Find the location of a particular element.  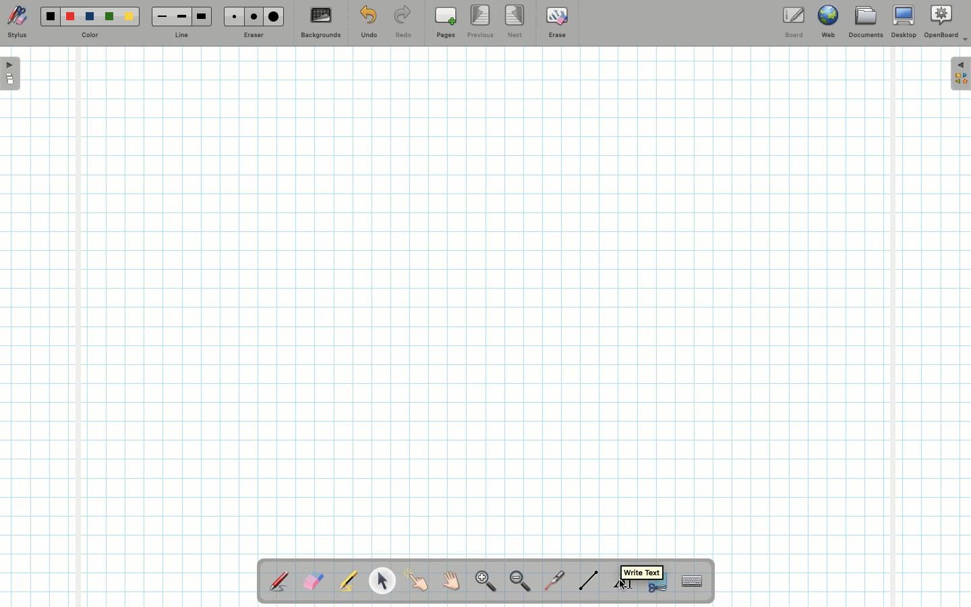

Line is located at coordinates (181, 36).